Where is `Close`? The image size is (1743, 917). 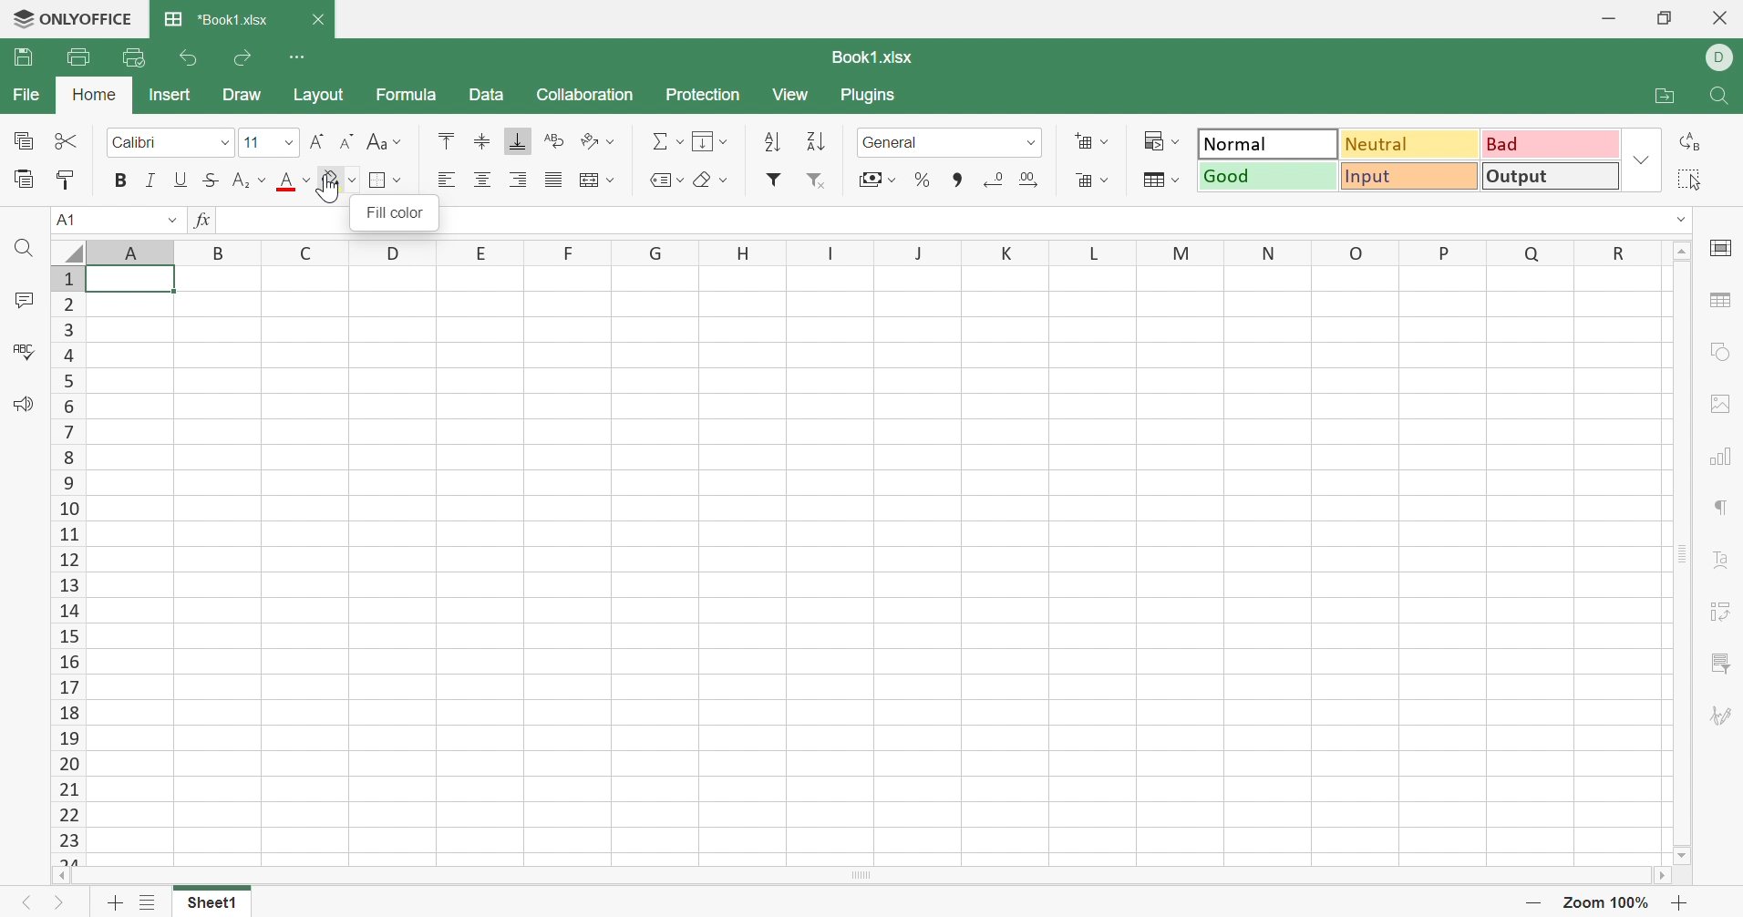
Close is located at coordinates (1721, 17).